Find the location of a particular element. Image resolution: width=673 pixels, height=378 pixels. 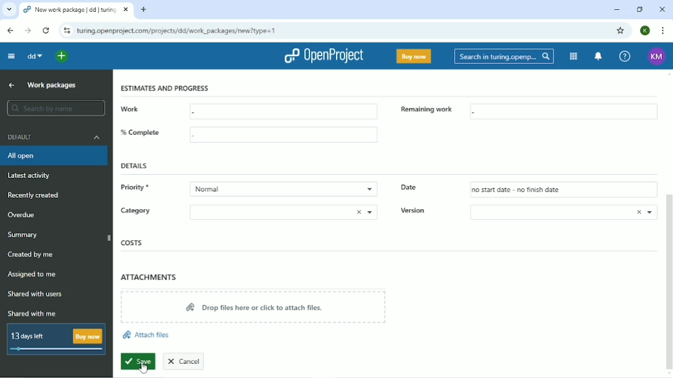

Back is located at coordinates (10, 30).